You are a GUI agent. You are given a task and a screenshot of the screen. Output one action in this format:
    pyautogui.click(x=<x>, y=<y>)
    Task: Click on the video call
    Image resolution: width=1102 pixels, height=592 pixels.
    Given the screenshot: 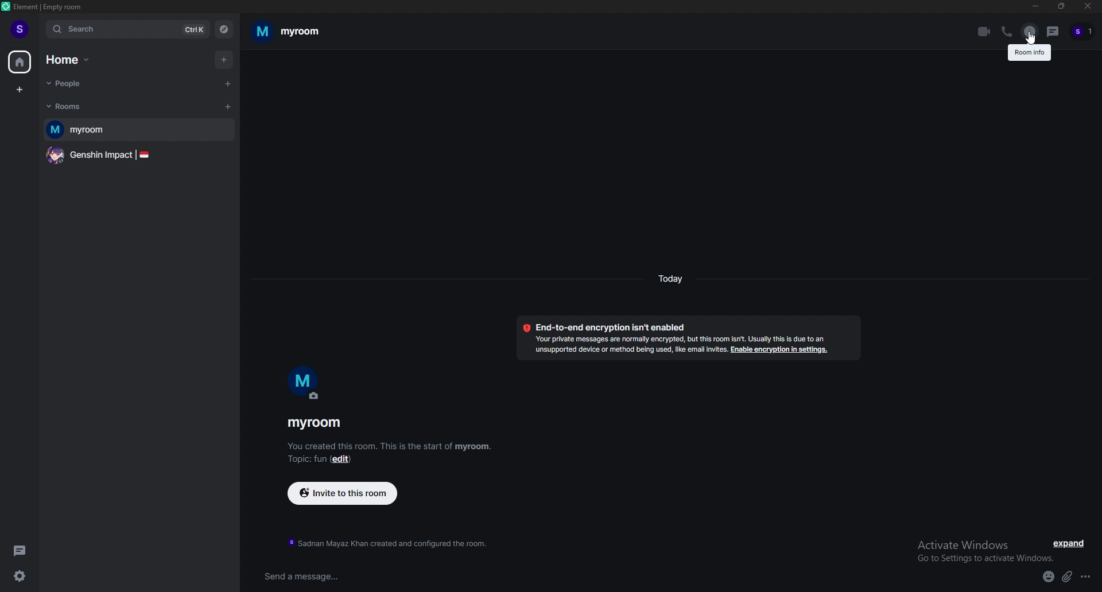 What is the action you would take?
    pyautogui.click(x=984, y=33)
    